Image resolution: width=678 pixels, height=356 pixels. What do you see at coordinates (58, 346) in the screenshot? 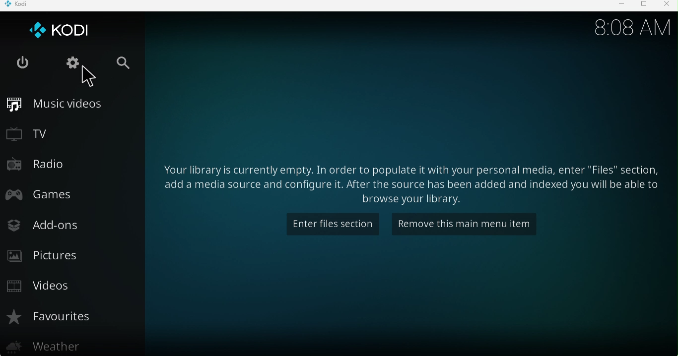
I see `Weather` at bounding box center [58, 346].